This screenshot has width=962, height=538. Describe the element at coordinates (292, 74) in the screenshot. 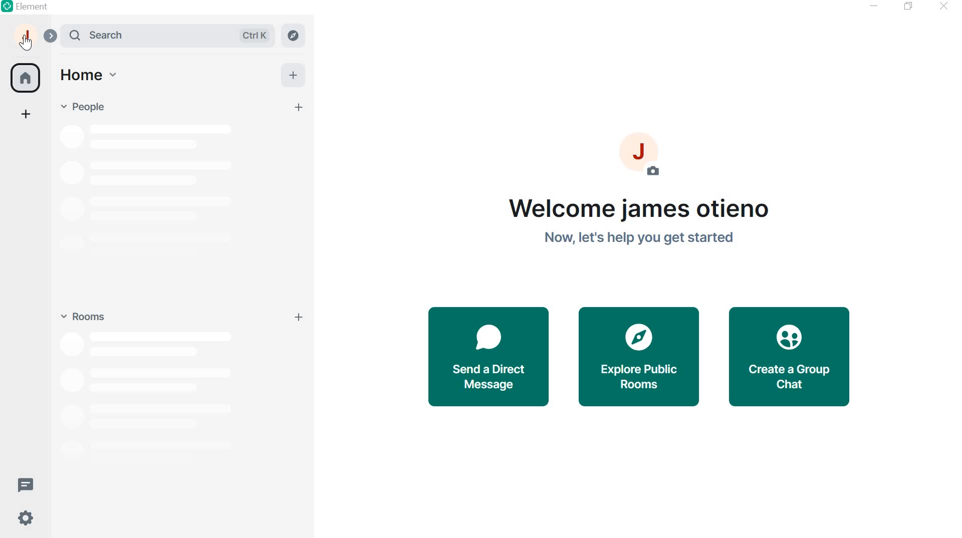

I see `ADD` at that location.